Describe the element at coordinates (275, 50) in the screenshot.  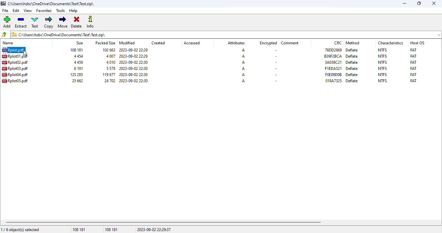
I see `-` at that location.